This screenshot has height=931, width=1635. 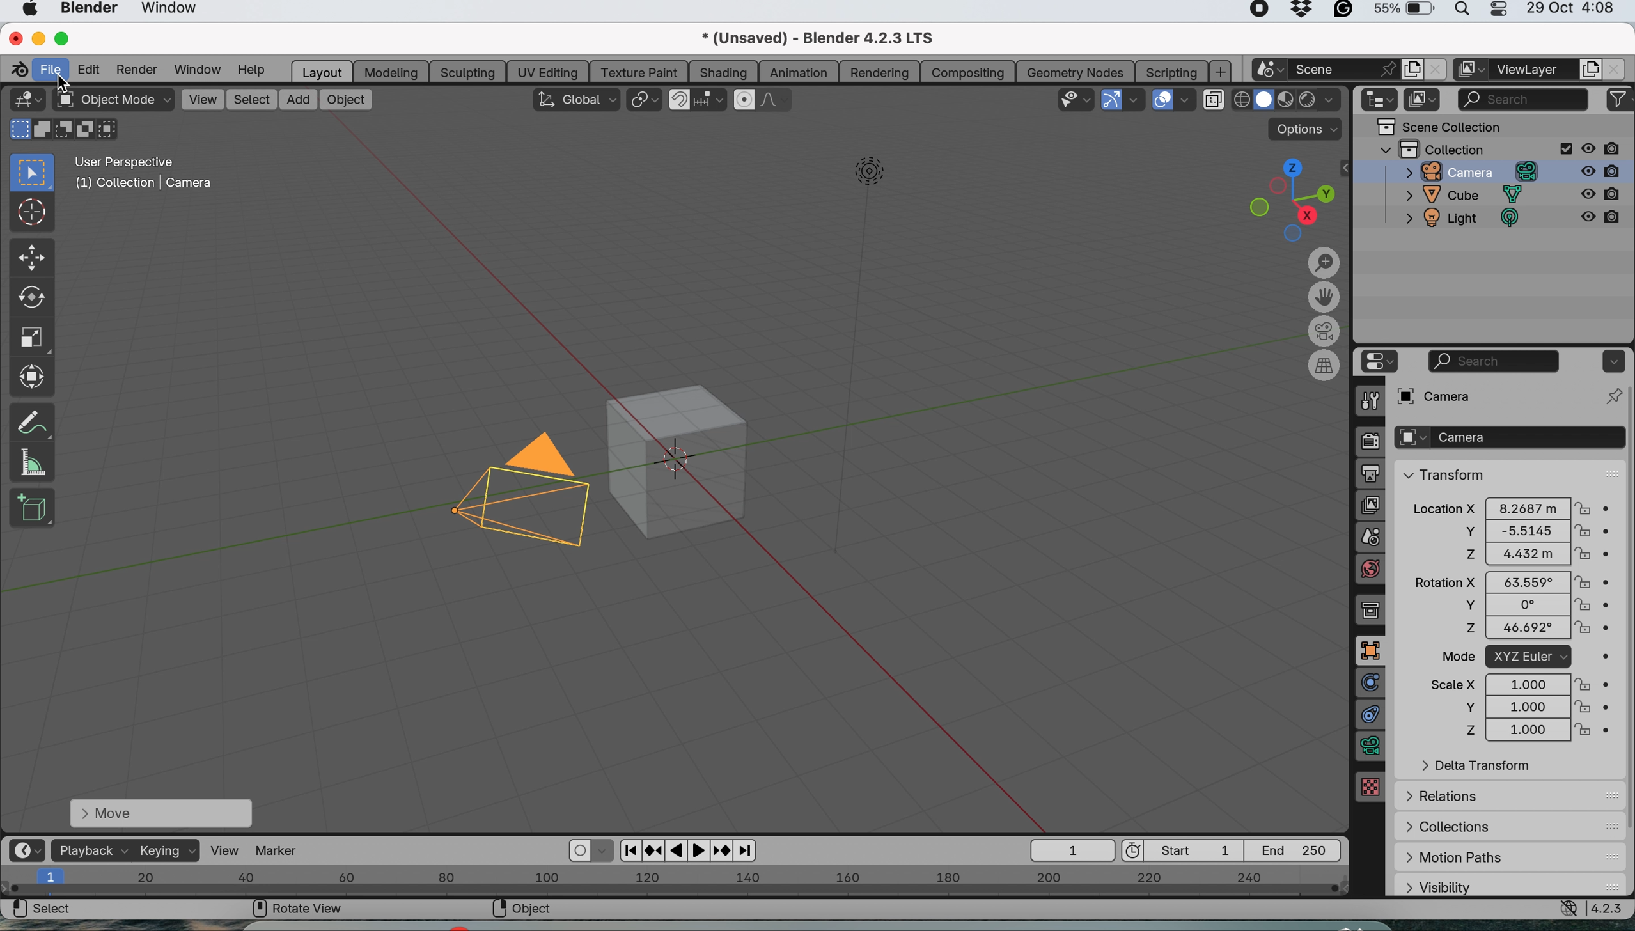 I want to click on horizontal scale, so click(x=675, y=880).